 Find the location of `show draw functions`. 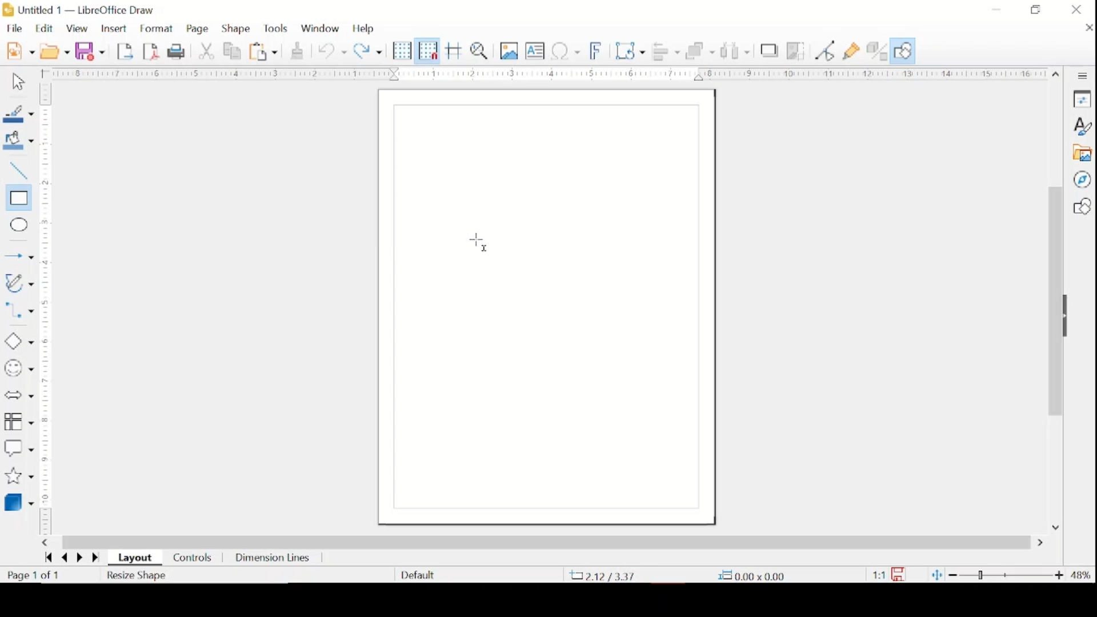

show draw functions is located at coordinates (903, 51).